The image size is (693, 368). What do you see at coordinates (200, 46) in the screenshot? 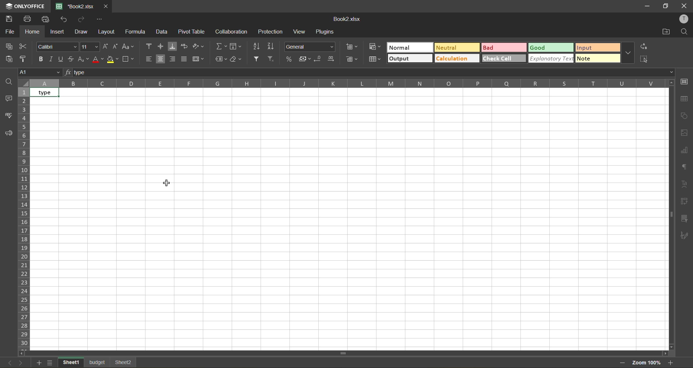
I see `orientation` at bounding box center [200, 46].